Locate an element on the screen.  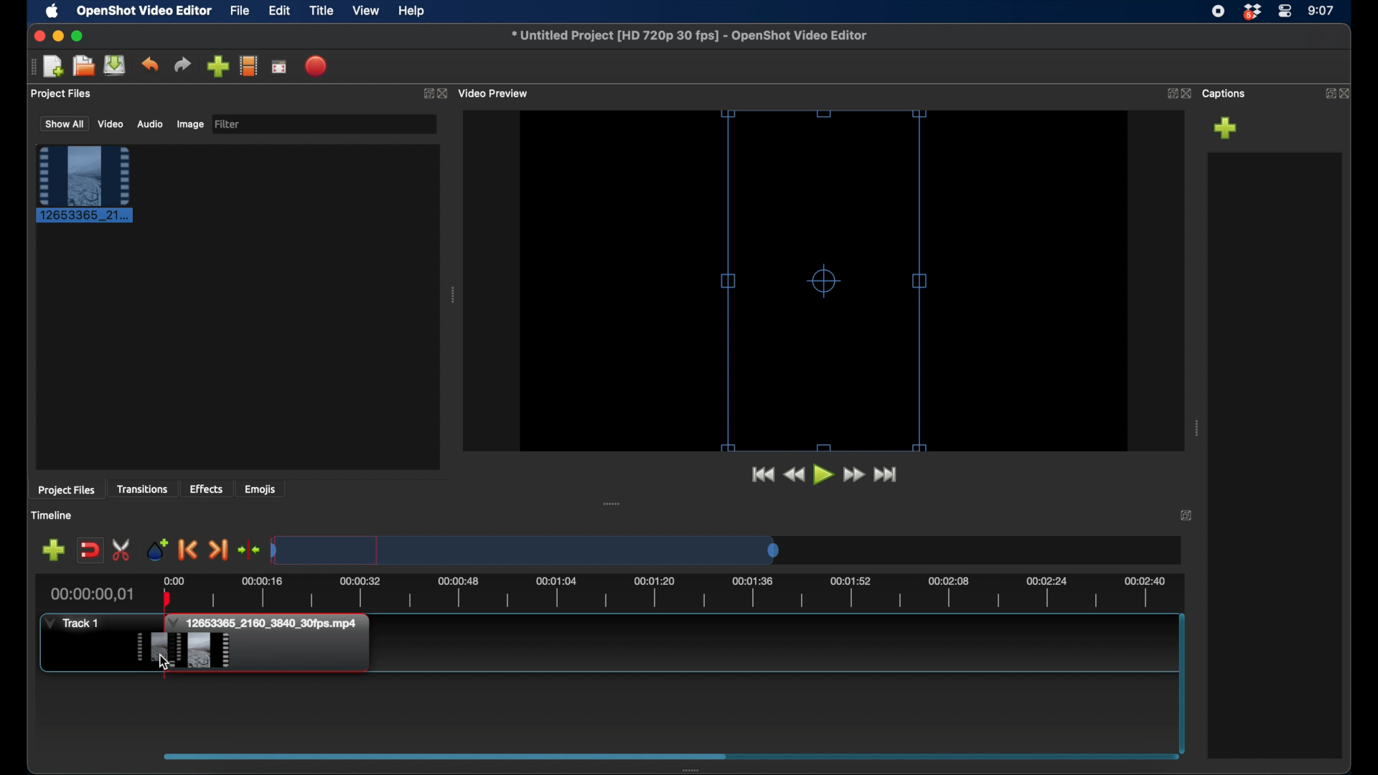
timeline is located at coordinates (54, 515).